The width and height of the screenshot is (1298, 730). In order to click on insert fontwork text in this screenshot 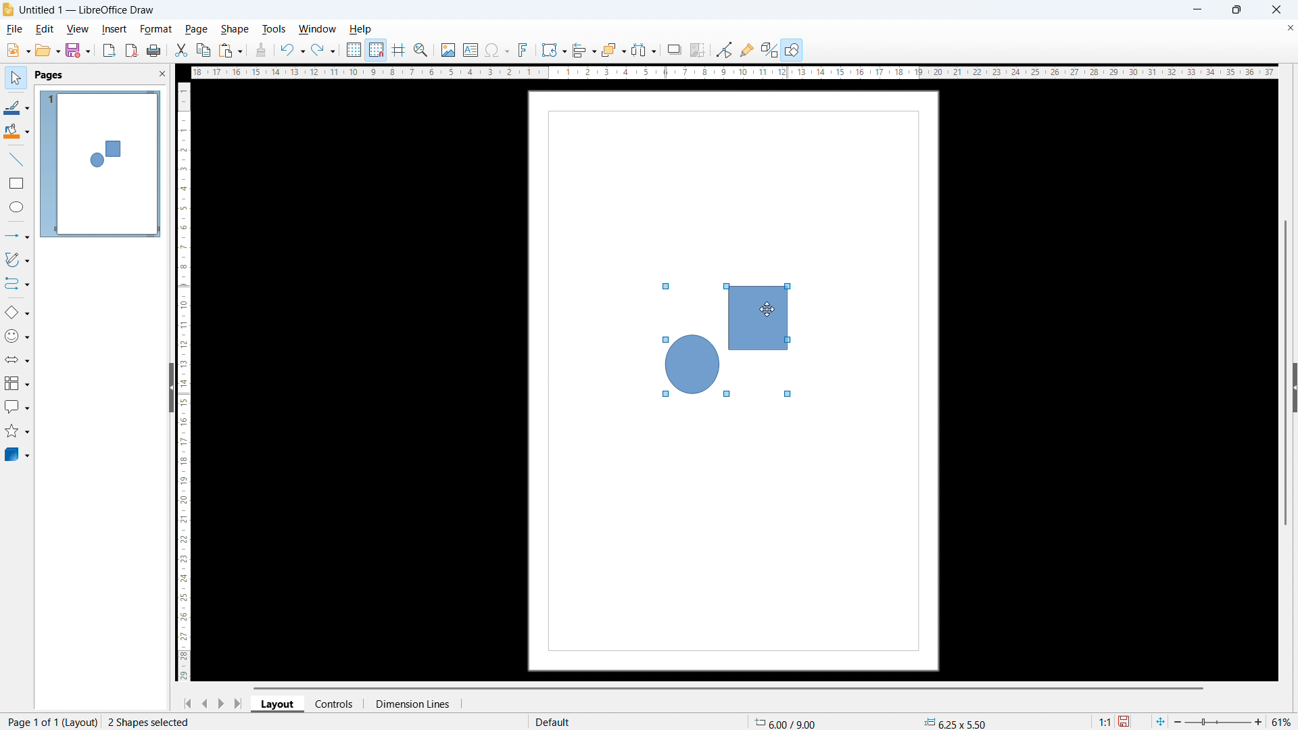, I will do `click(524, 51)`.